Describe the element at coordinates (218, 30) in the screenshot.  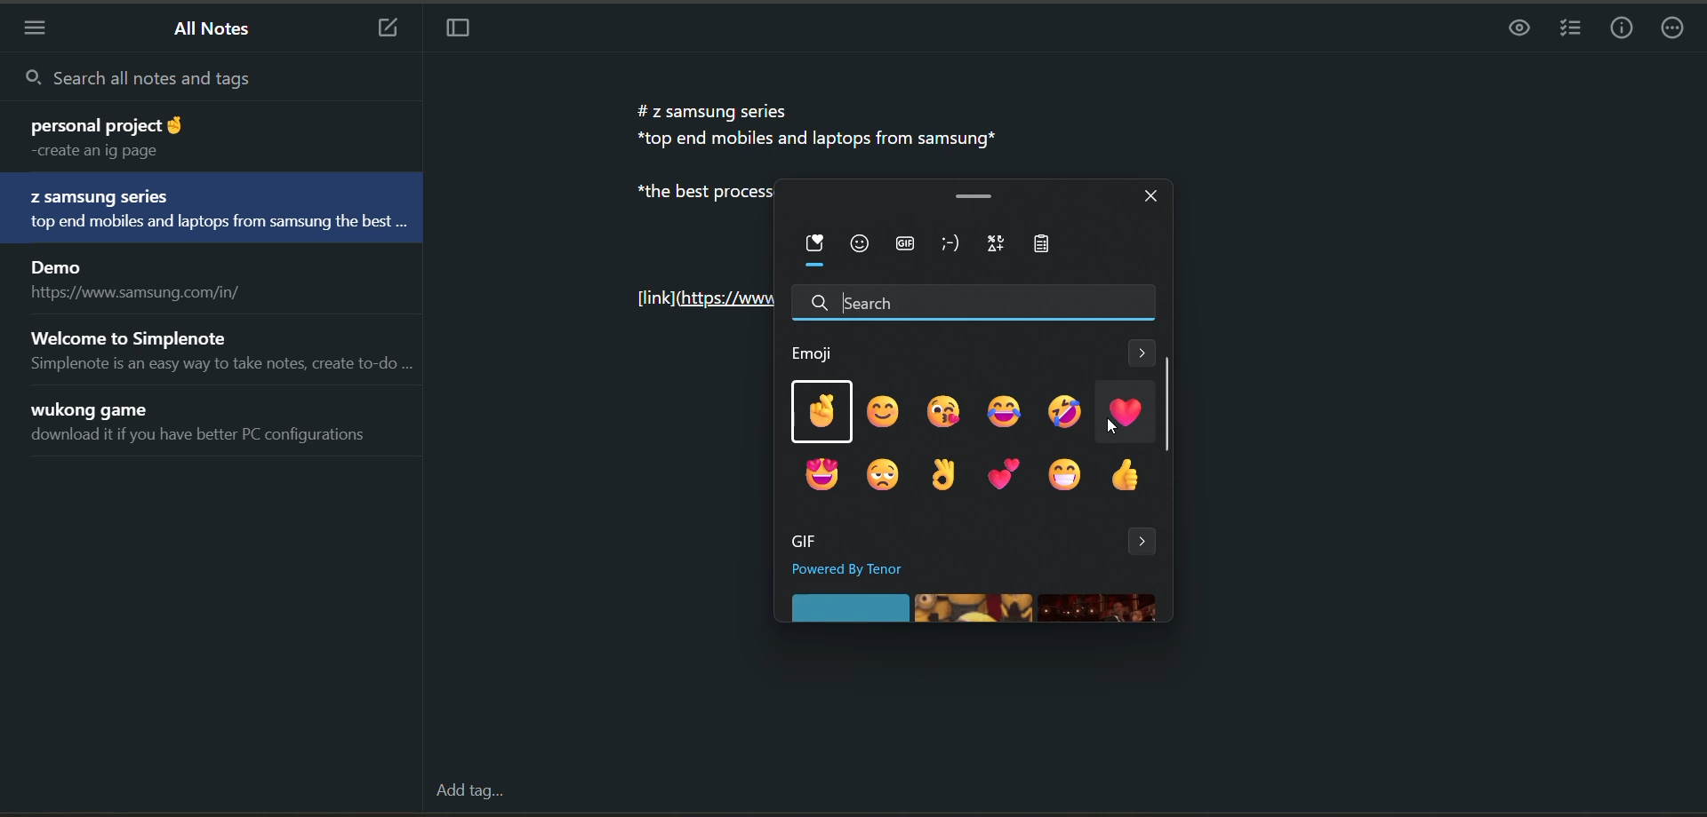
I see `all notes` at that location.